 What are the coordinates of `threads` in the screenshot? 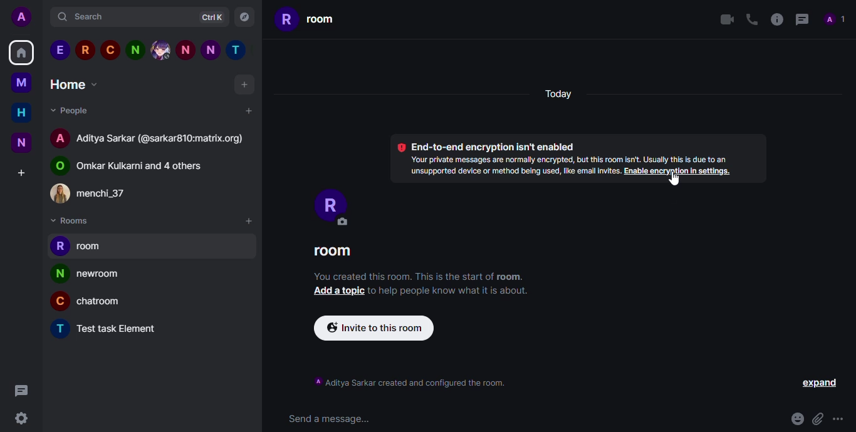 It's located at (22, 391).